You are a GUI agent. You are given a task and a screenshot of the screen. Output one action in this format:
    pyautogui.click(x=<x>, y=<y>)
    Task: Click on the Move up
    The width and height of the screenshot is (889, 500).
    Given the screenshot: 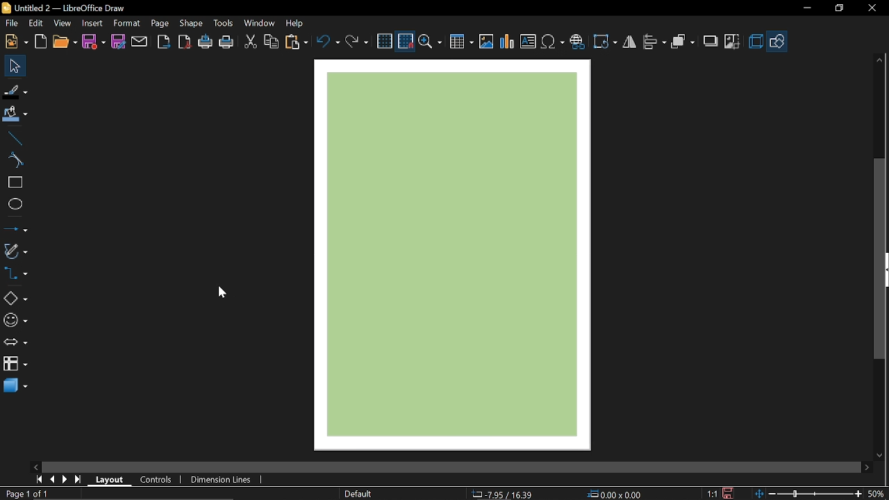 What is the action you would take?
    pyautogui.click(x=881, y=60)
    